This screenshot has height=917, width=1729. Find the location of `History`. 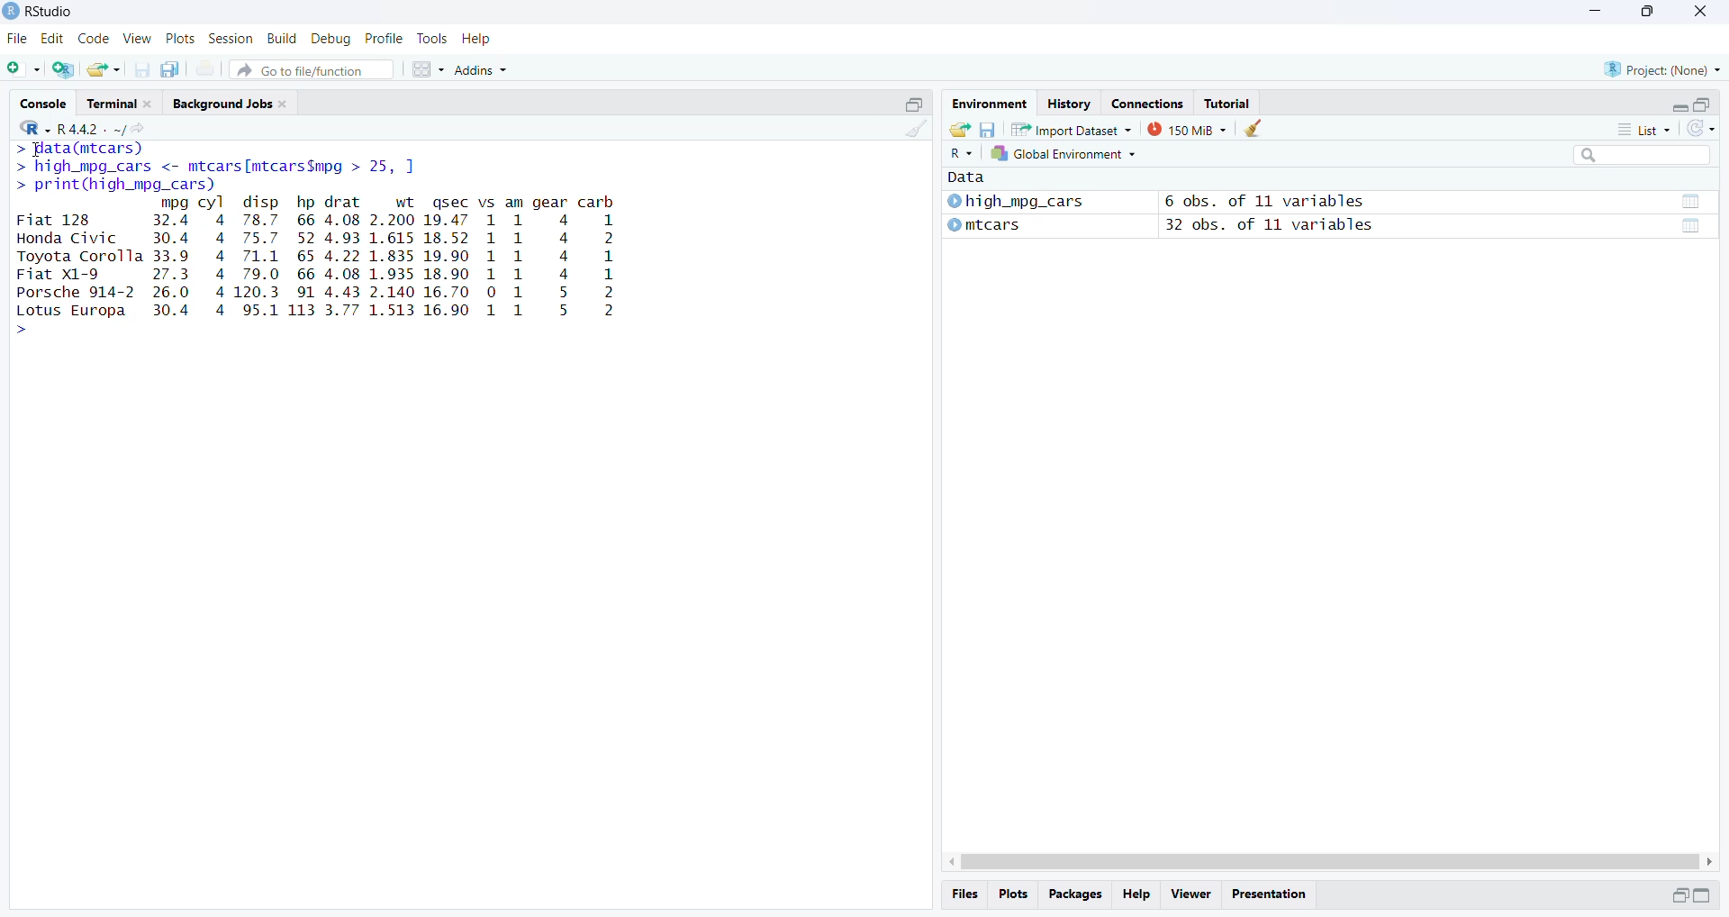

History is located at coordinates (1068, 102).